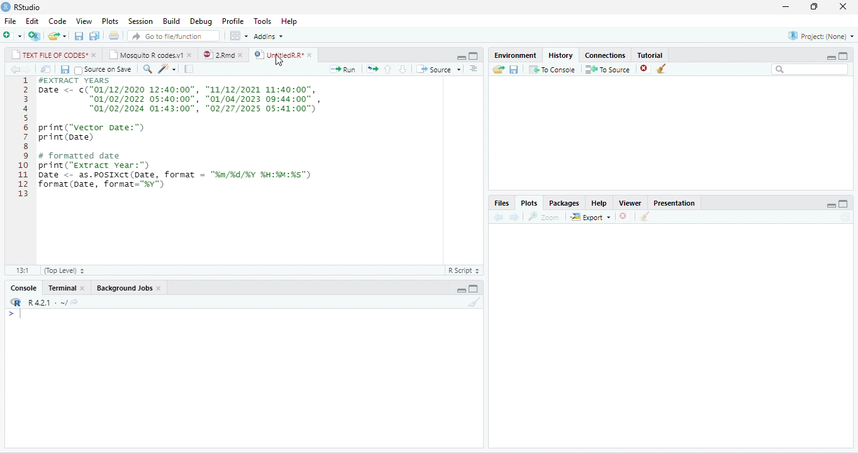 This screenshot has width=858, height=454. What do you see at coordinates (83, 287) in the screenshot?
I see `close` at bounding box center [83, 287].